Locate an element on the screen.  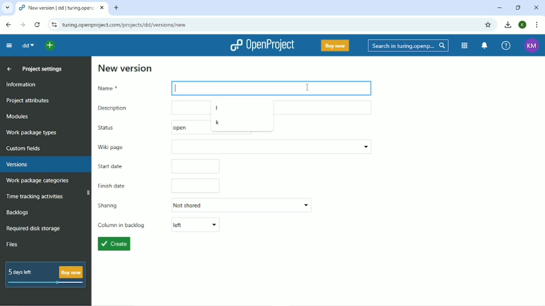
Time tracking activities is located at coordinates (35, 196).